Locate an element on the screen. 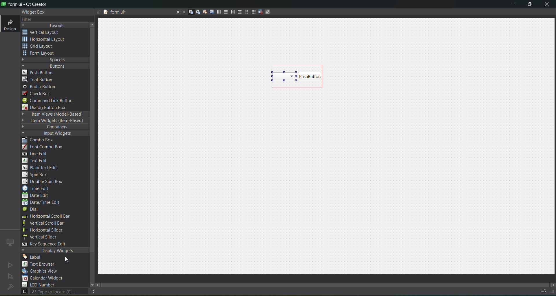  filter is located at coordinates (31, 20).